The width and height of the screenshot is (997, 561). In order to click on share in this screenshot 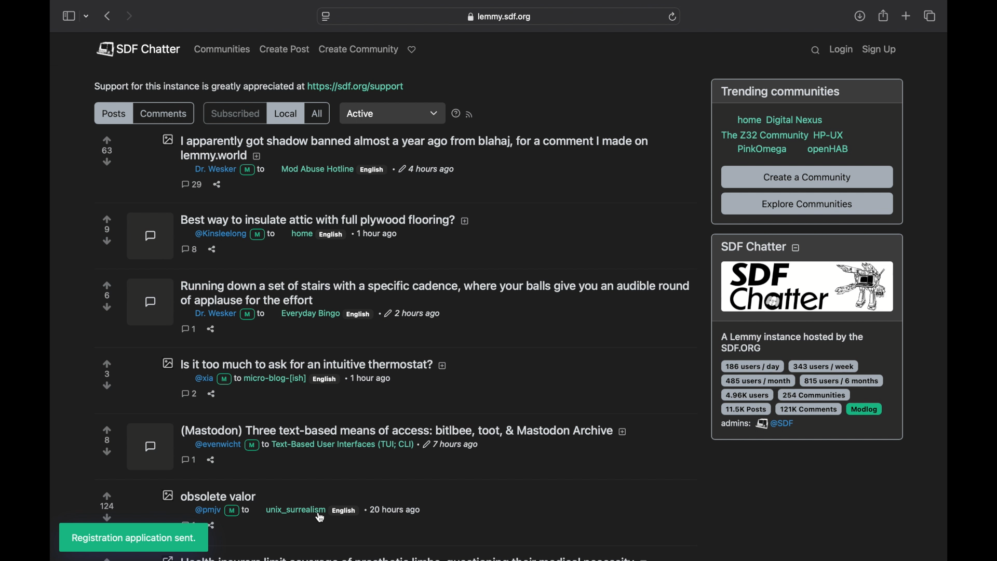, I will do `click(859, 16)`.